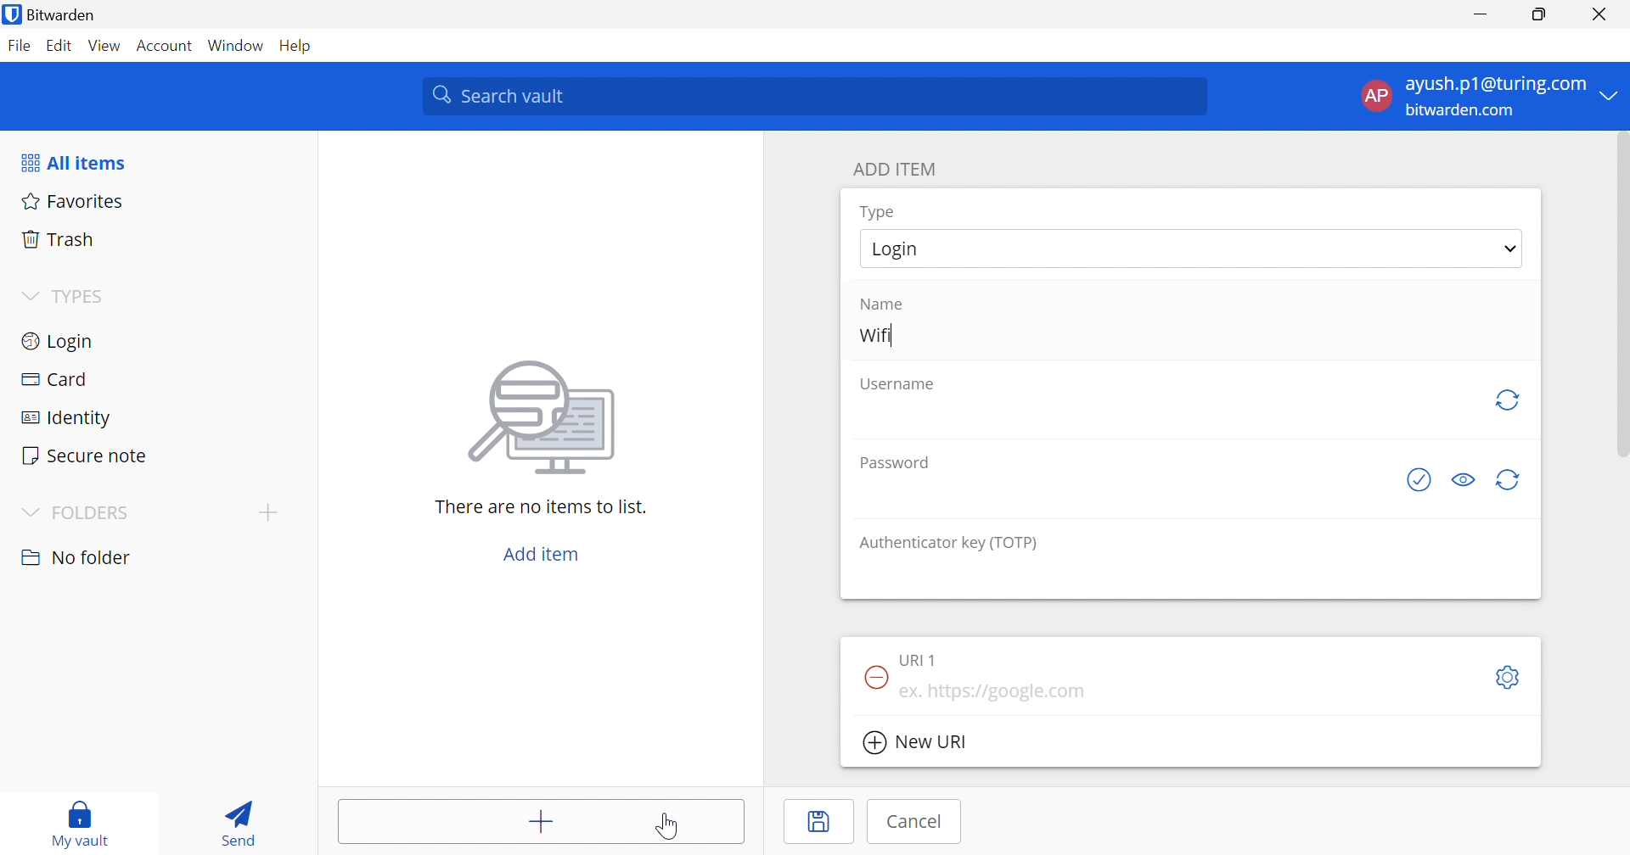 The width and height of the screenshot is (1630, 855). I want to click on Wifi, so click(874, 333).